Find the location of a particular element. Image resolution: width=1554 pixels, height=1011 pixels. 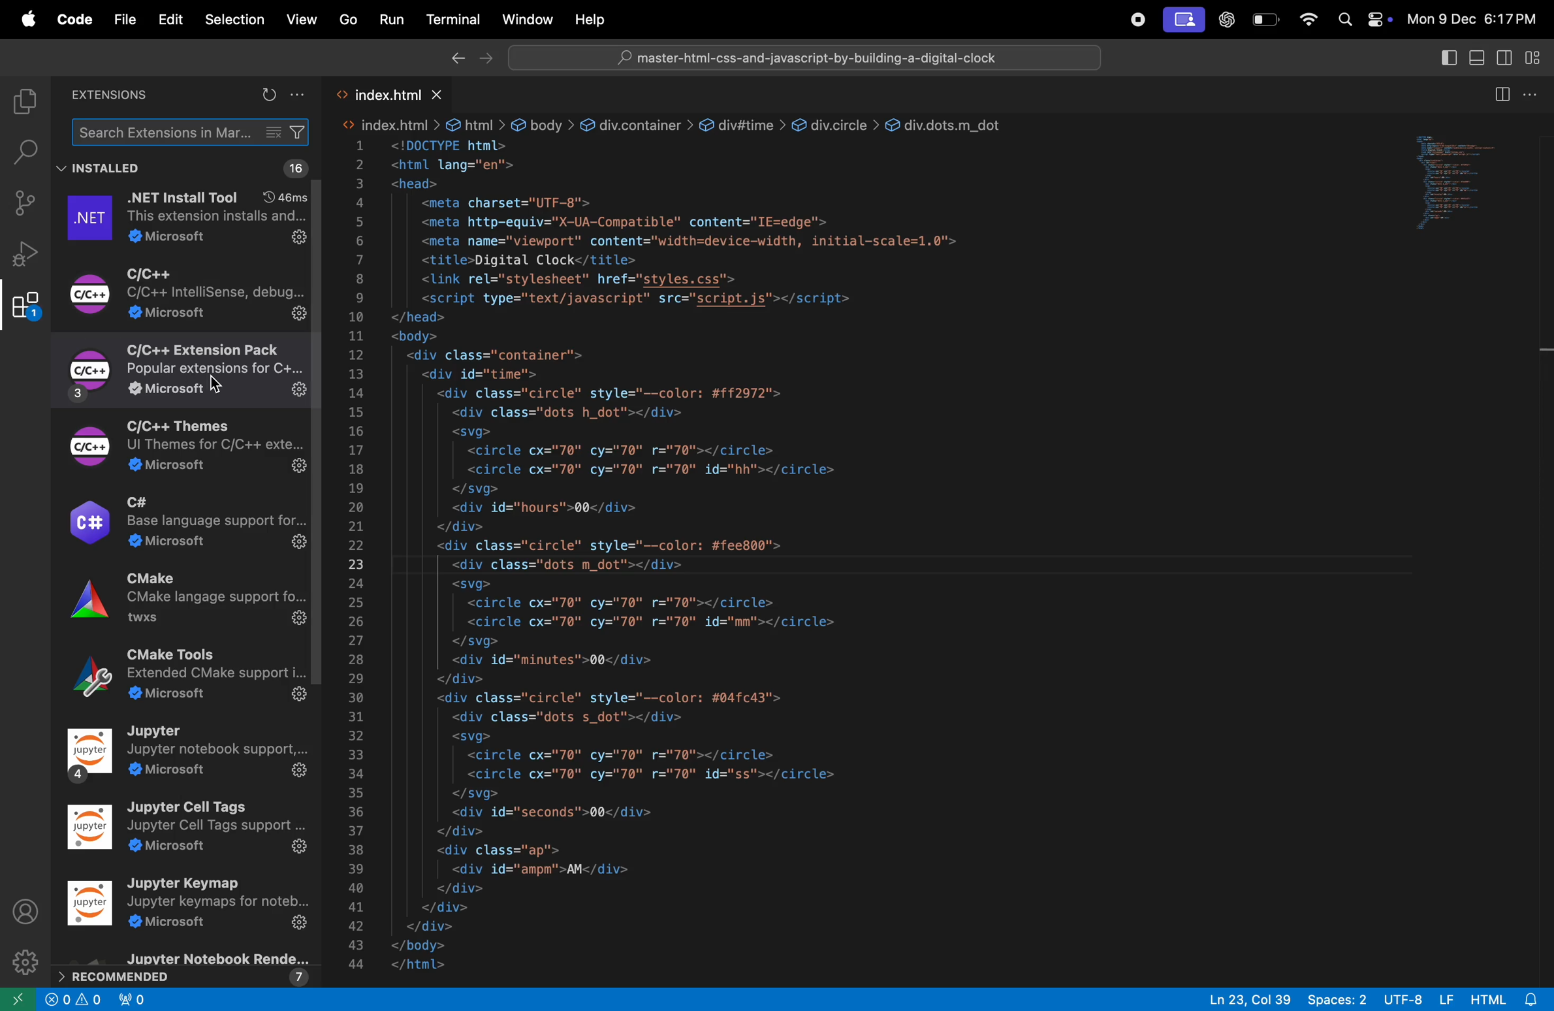

cursor is located at coordinates (218, 383).